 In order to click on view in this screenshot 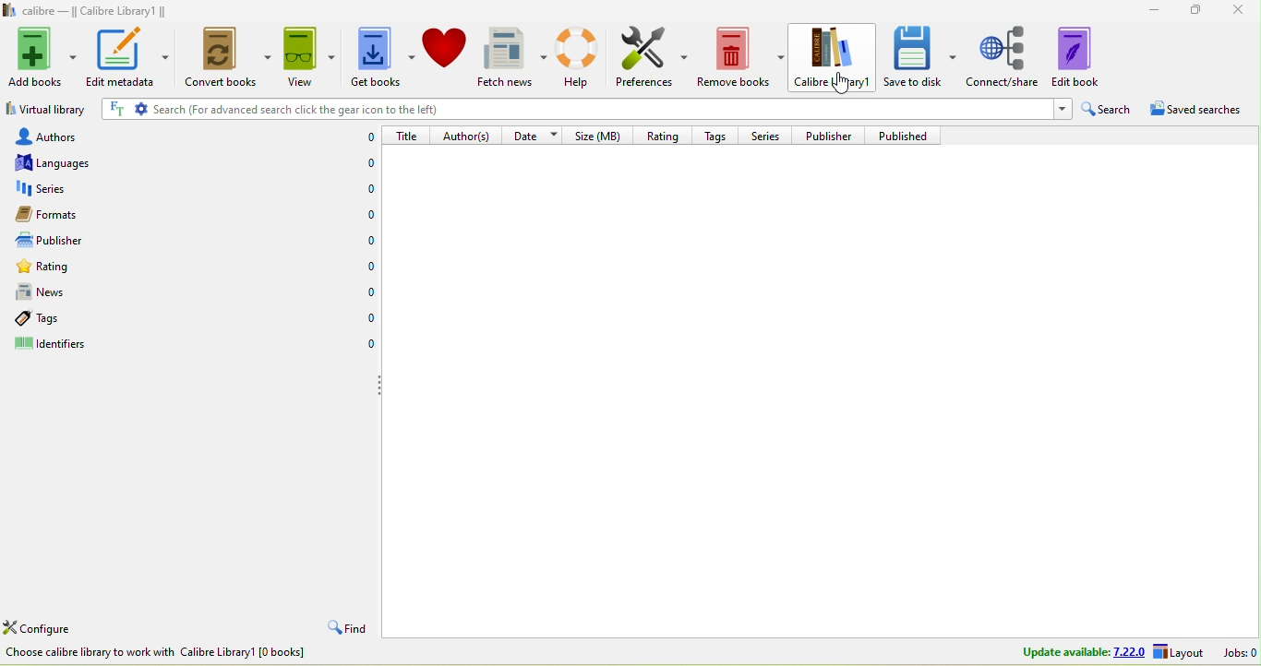, I will do `click(307, 56)`.